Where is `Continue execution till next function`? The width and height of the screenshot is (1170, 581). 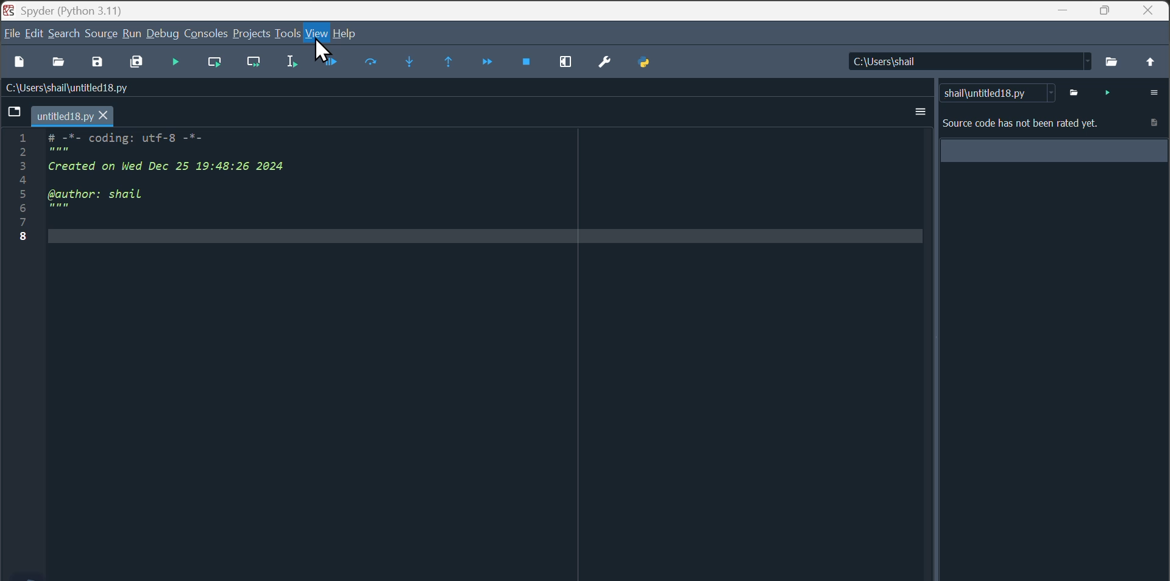 Continue execution till next function is located at coordinates (487, 68).